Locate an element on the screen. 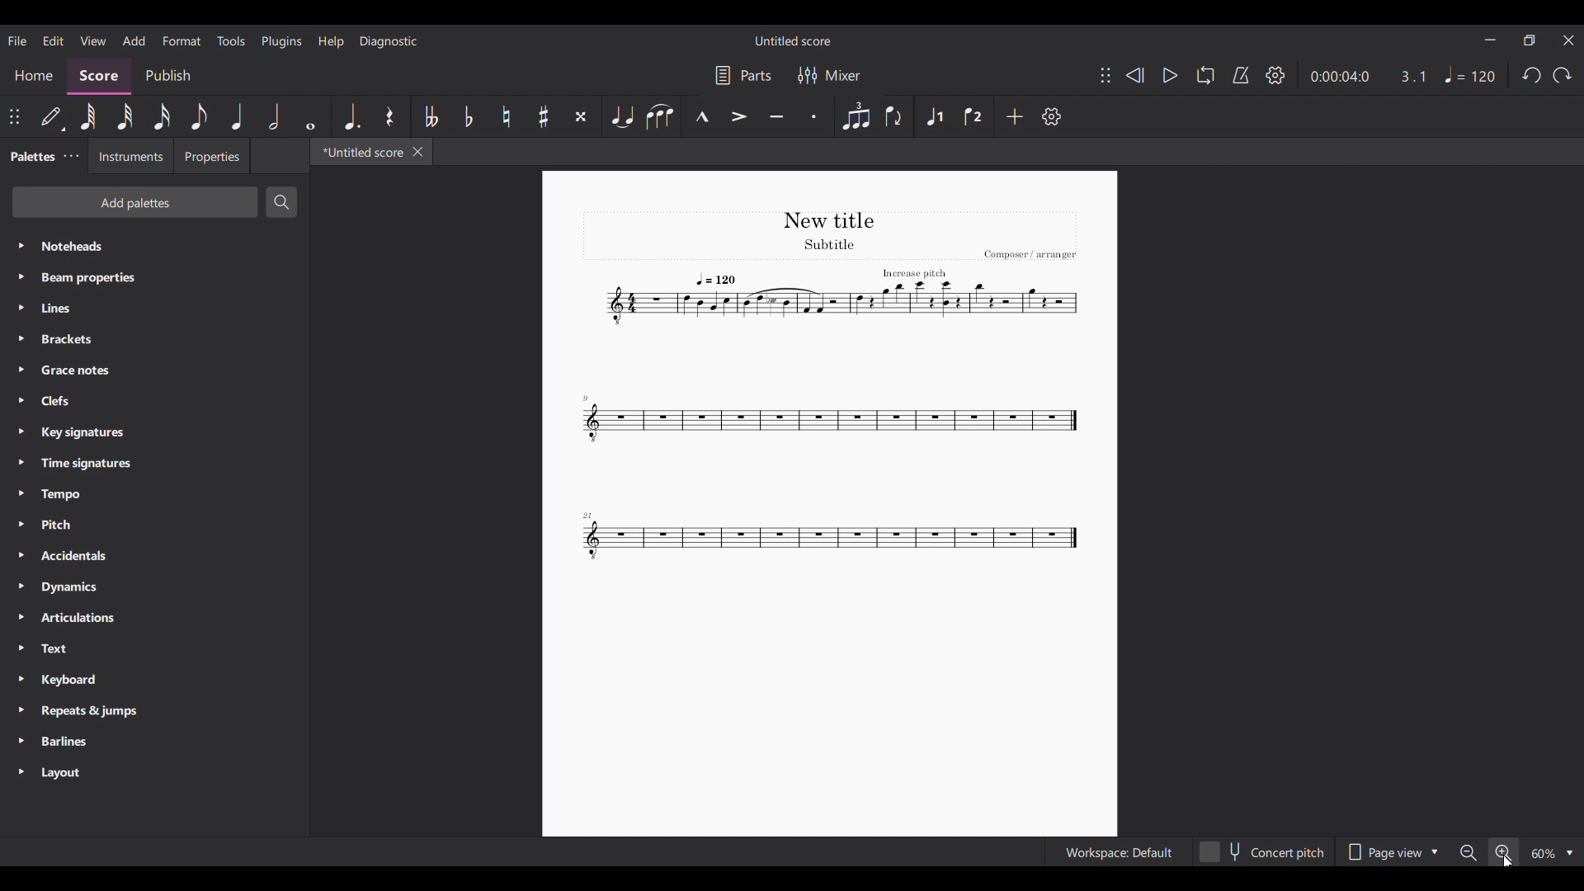 The height and width of the screenshot is (891, 1584). Quarter note is located at coordinates (238, 117).